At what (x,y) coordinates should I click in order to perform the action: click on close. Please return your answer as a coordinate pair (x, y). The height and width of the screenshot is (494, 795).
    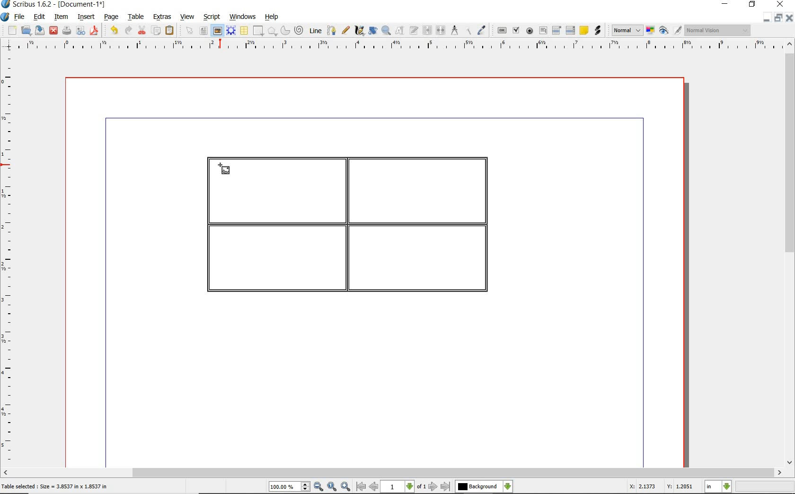
    Looking at the image, I should click on (53, 30).